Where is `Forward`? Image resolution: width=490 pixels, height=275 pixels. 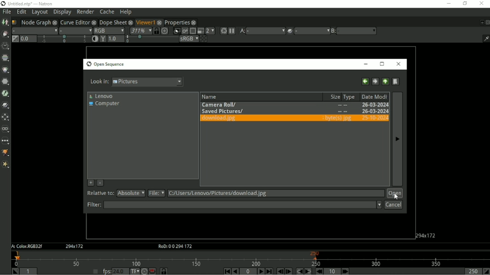
Forward is located at coordinates (375, 82).